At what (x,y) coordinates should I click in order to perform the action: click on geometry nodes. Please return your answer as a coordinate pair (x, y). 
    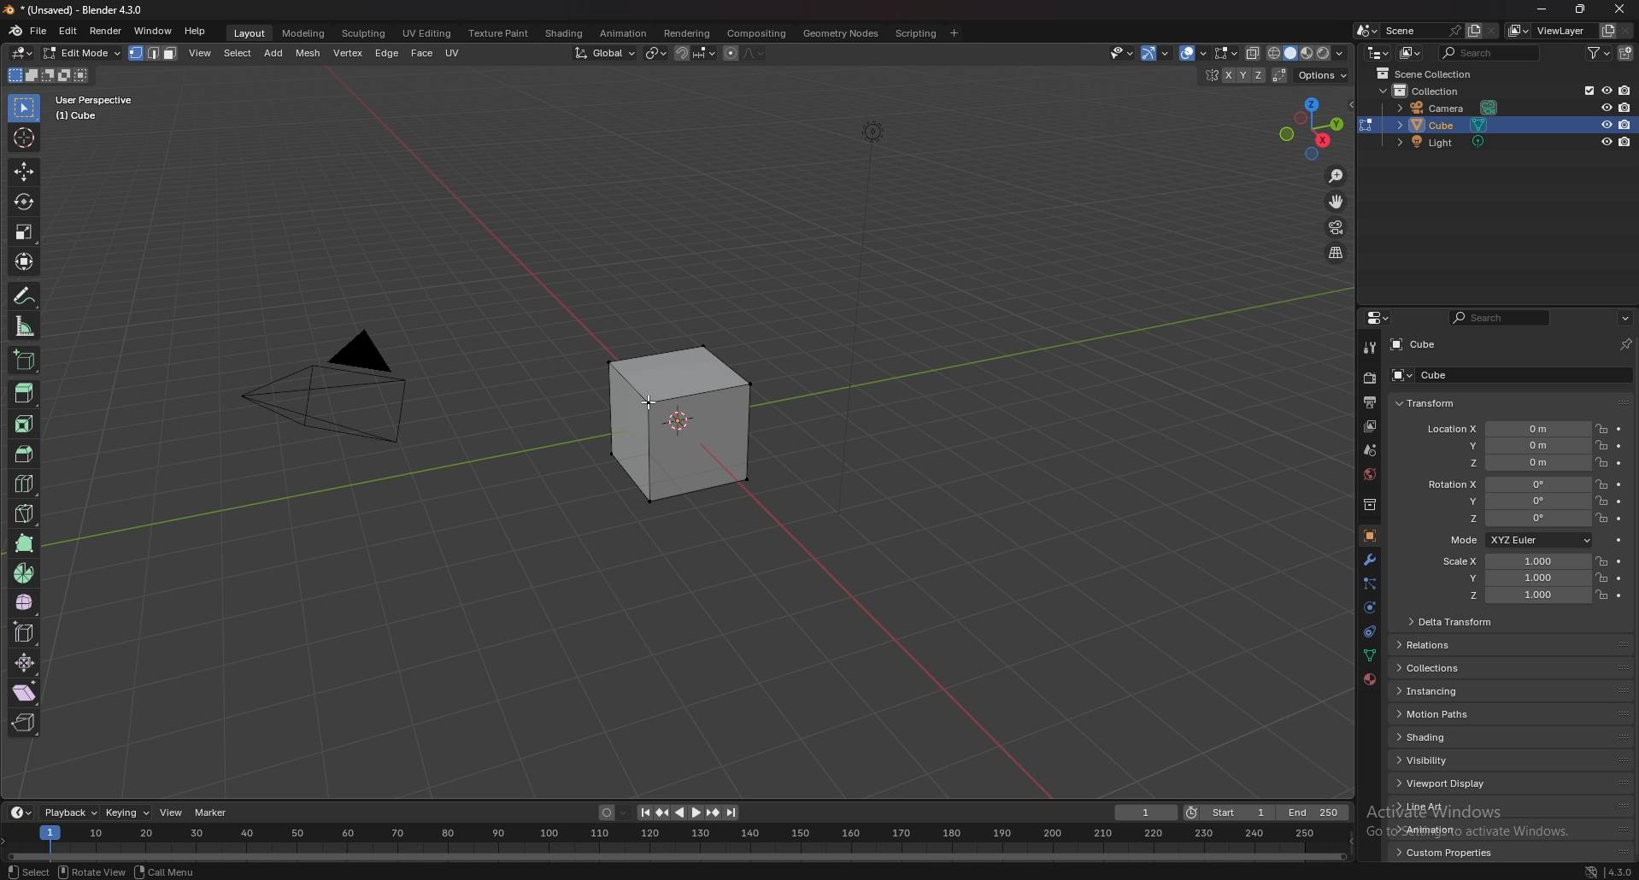
    Looking at the image, I should click on (841, 32).